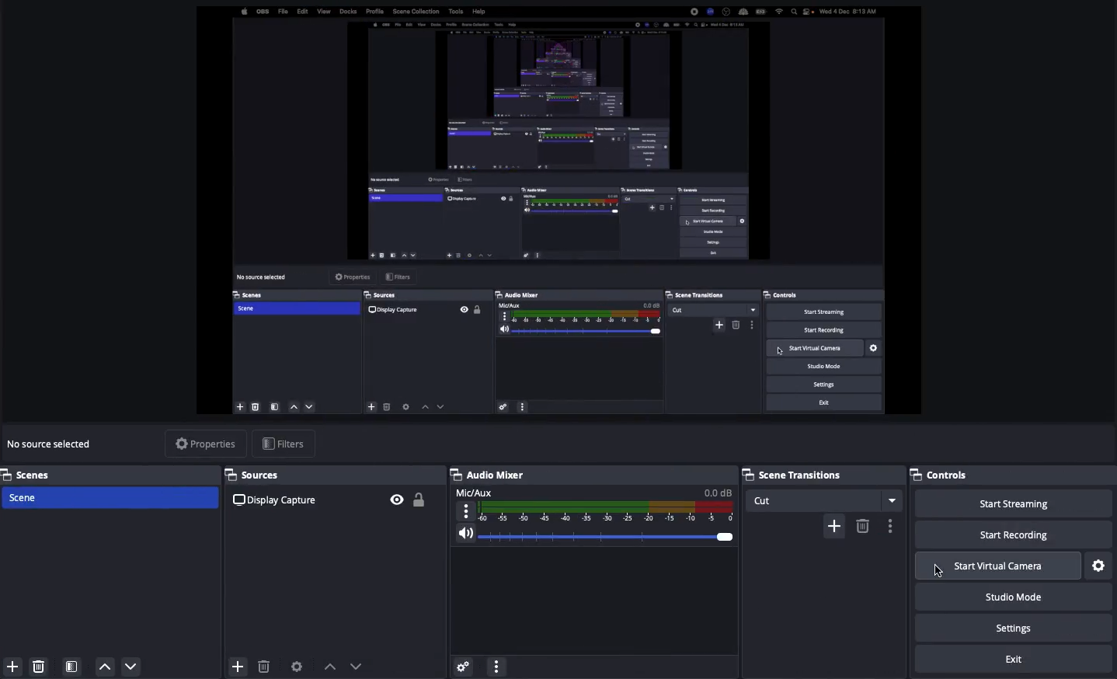  I want to click on Options, so click(889, 523).